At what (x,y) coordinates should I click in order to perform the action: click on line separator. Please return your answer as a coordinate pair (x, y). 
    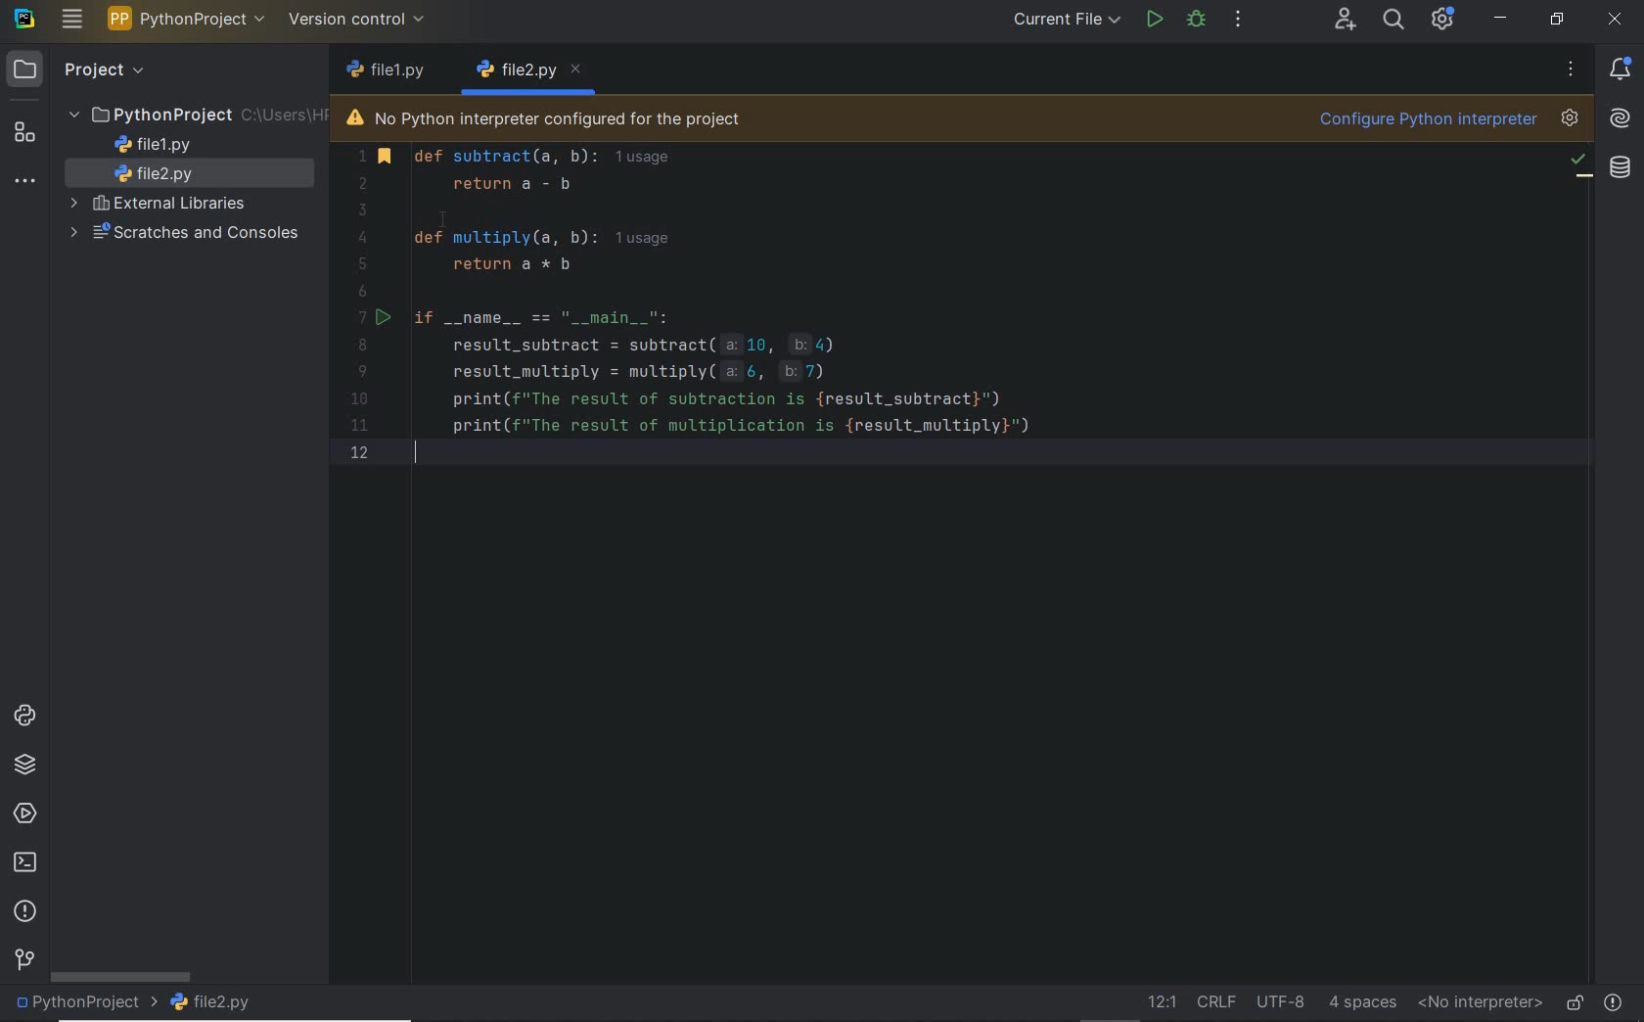
    Looking at the image, I should click on (1217, 1002).